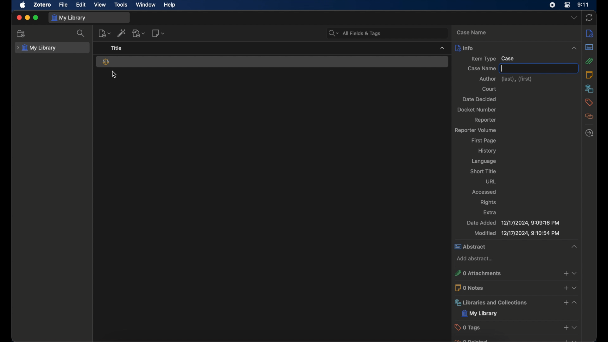 The height and width of the screenshot is (342, 608). Describe the element at coordinates (589, 34) in the screenshot. I see `info` at that location.